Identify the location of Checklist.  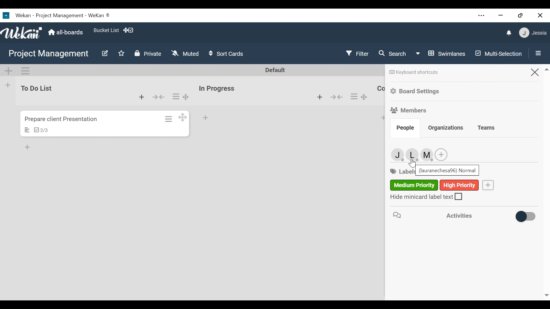
(41, 130).